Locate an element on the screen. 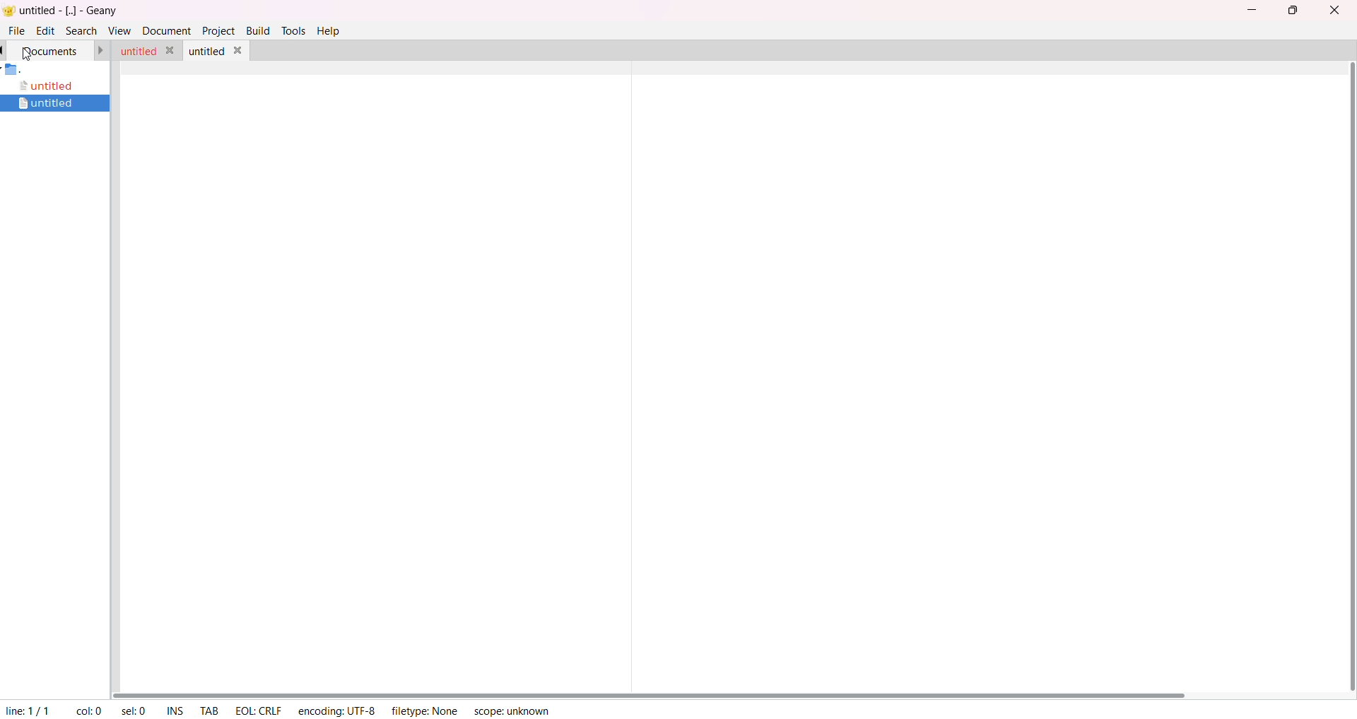 This screenshot has height=719, width=1357. forward is located at coordinates (102, 50).